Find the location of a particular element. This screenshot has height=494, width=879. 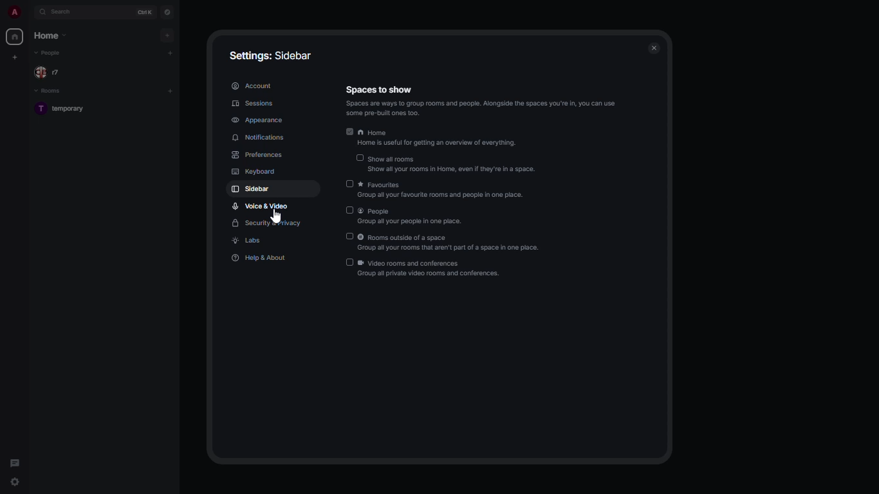

threads is located at coordinates (15, 462).